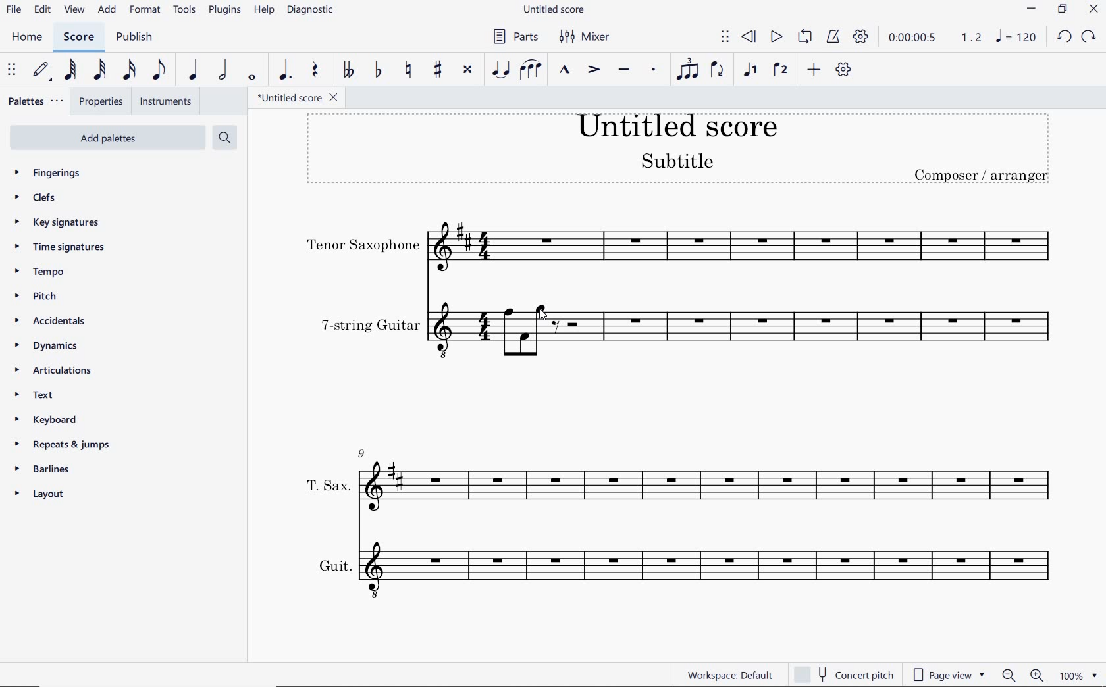  What do you see at coordinates (285, 70) in the screenshot?
I see `AUGMENTATION DOT` at bounding box center [285, 70].